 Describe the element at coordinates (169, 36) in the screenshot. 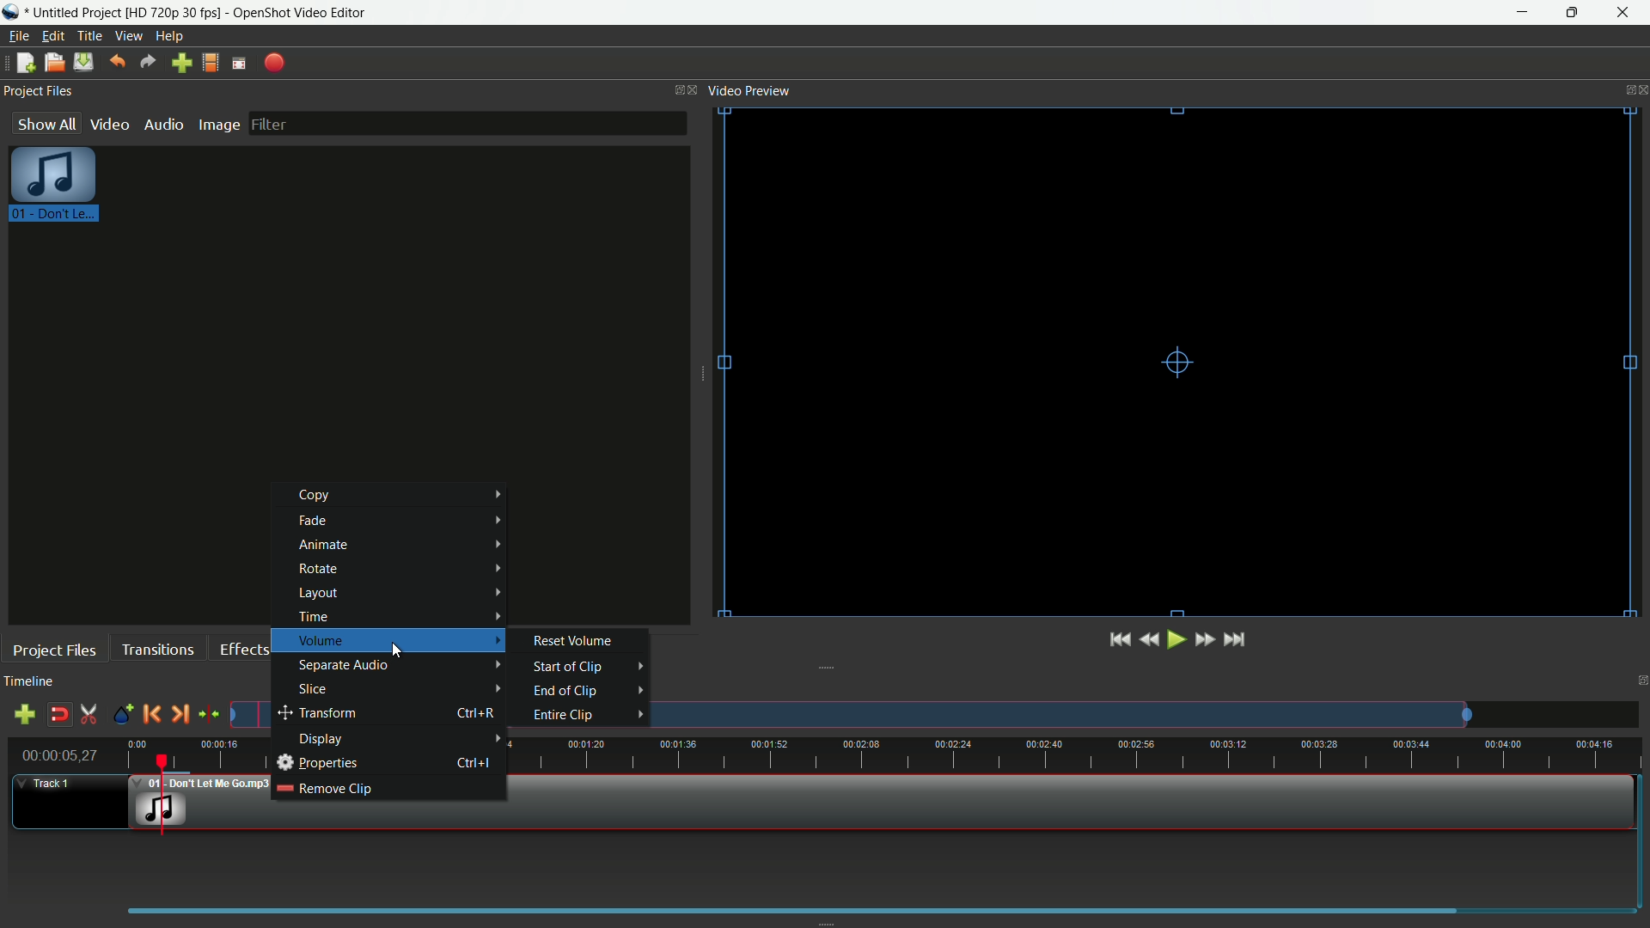

I see `help menu` at that location.